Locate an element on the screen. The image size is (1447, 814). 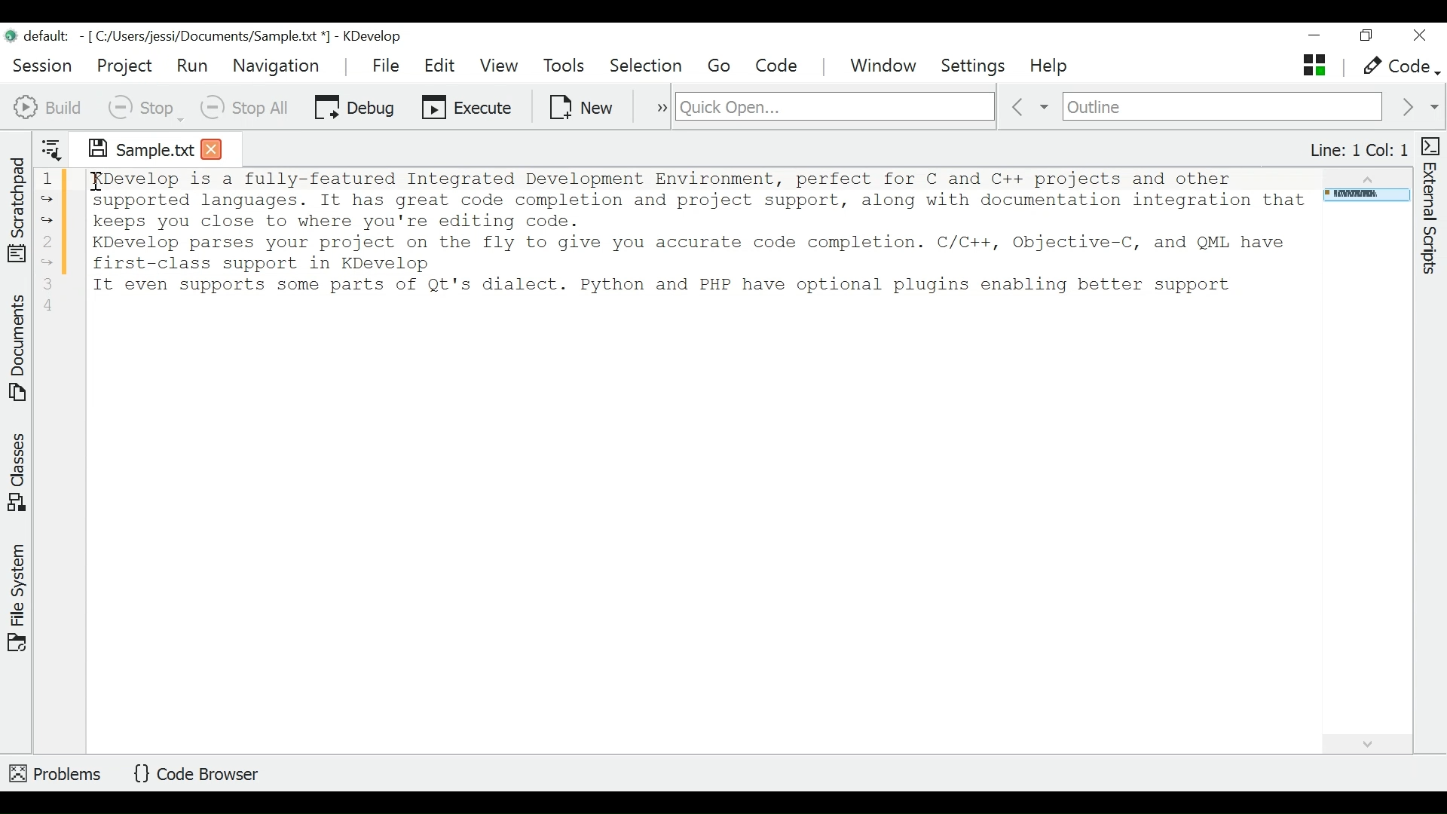
Page Overview is located at coordinates (1364, 197).